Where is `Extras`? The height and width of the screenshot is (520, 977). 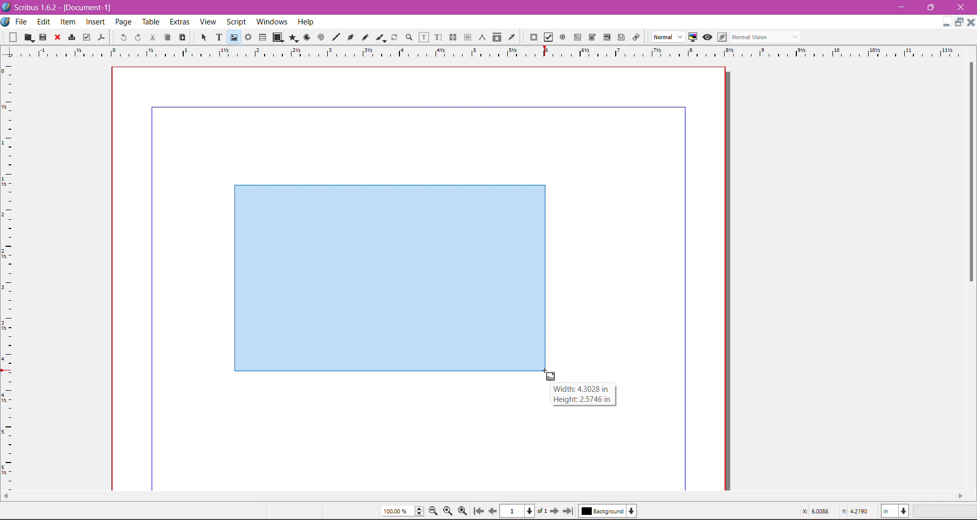 Extras is located at coordinates (181, 21).